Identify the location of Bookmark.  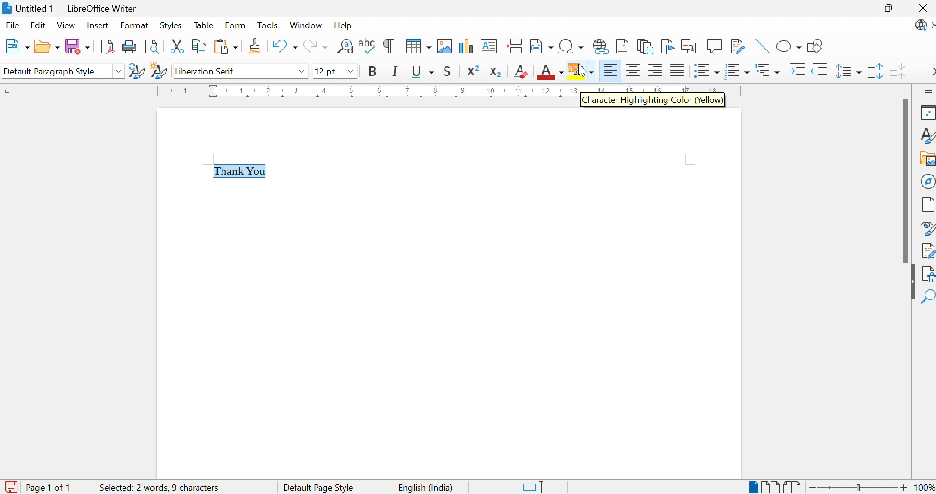
(667, 46).